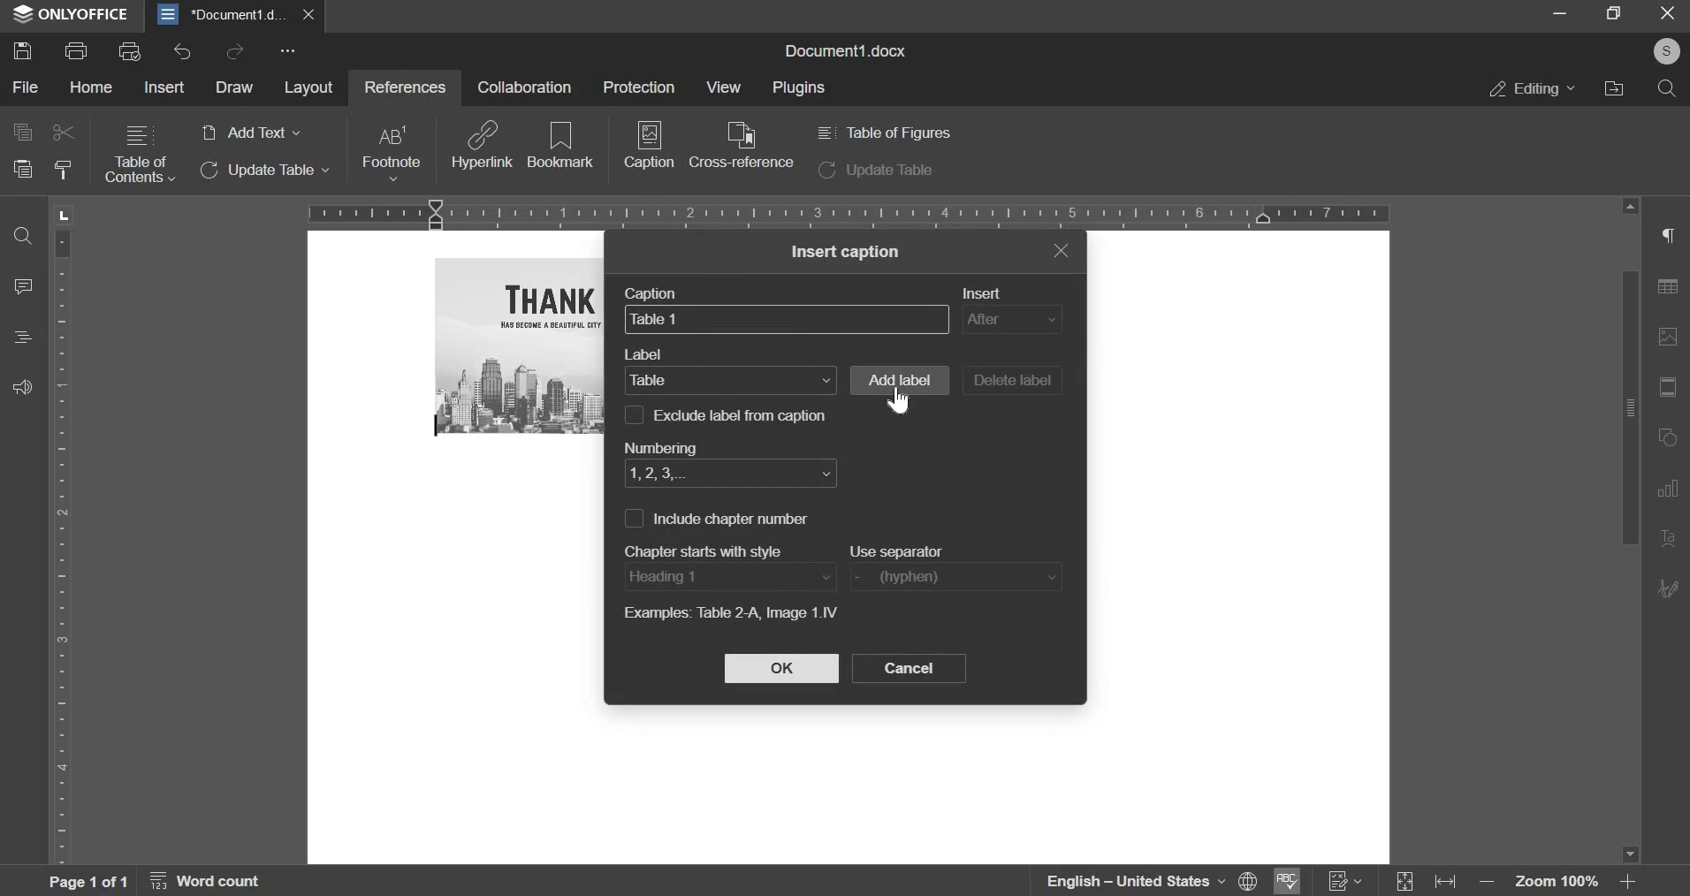  What do you see at coordinates (483, 144) in the screenshot?
I see `hyperlink` at bounding box center [483, 144].